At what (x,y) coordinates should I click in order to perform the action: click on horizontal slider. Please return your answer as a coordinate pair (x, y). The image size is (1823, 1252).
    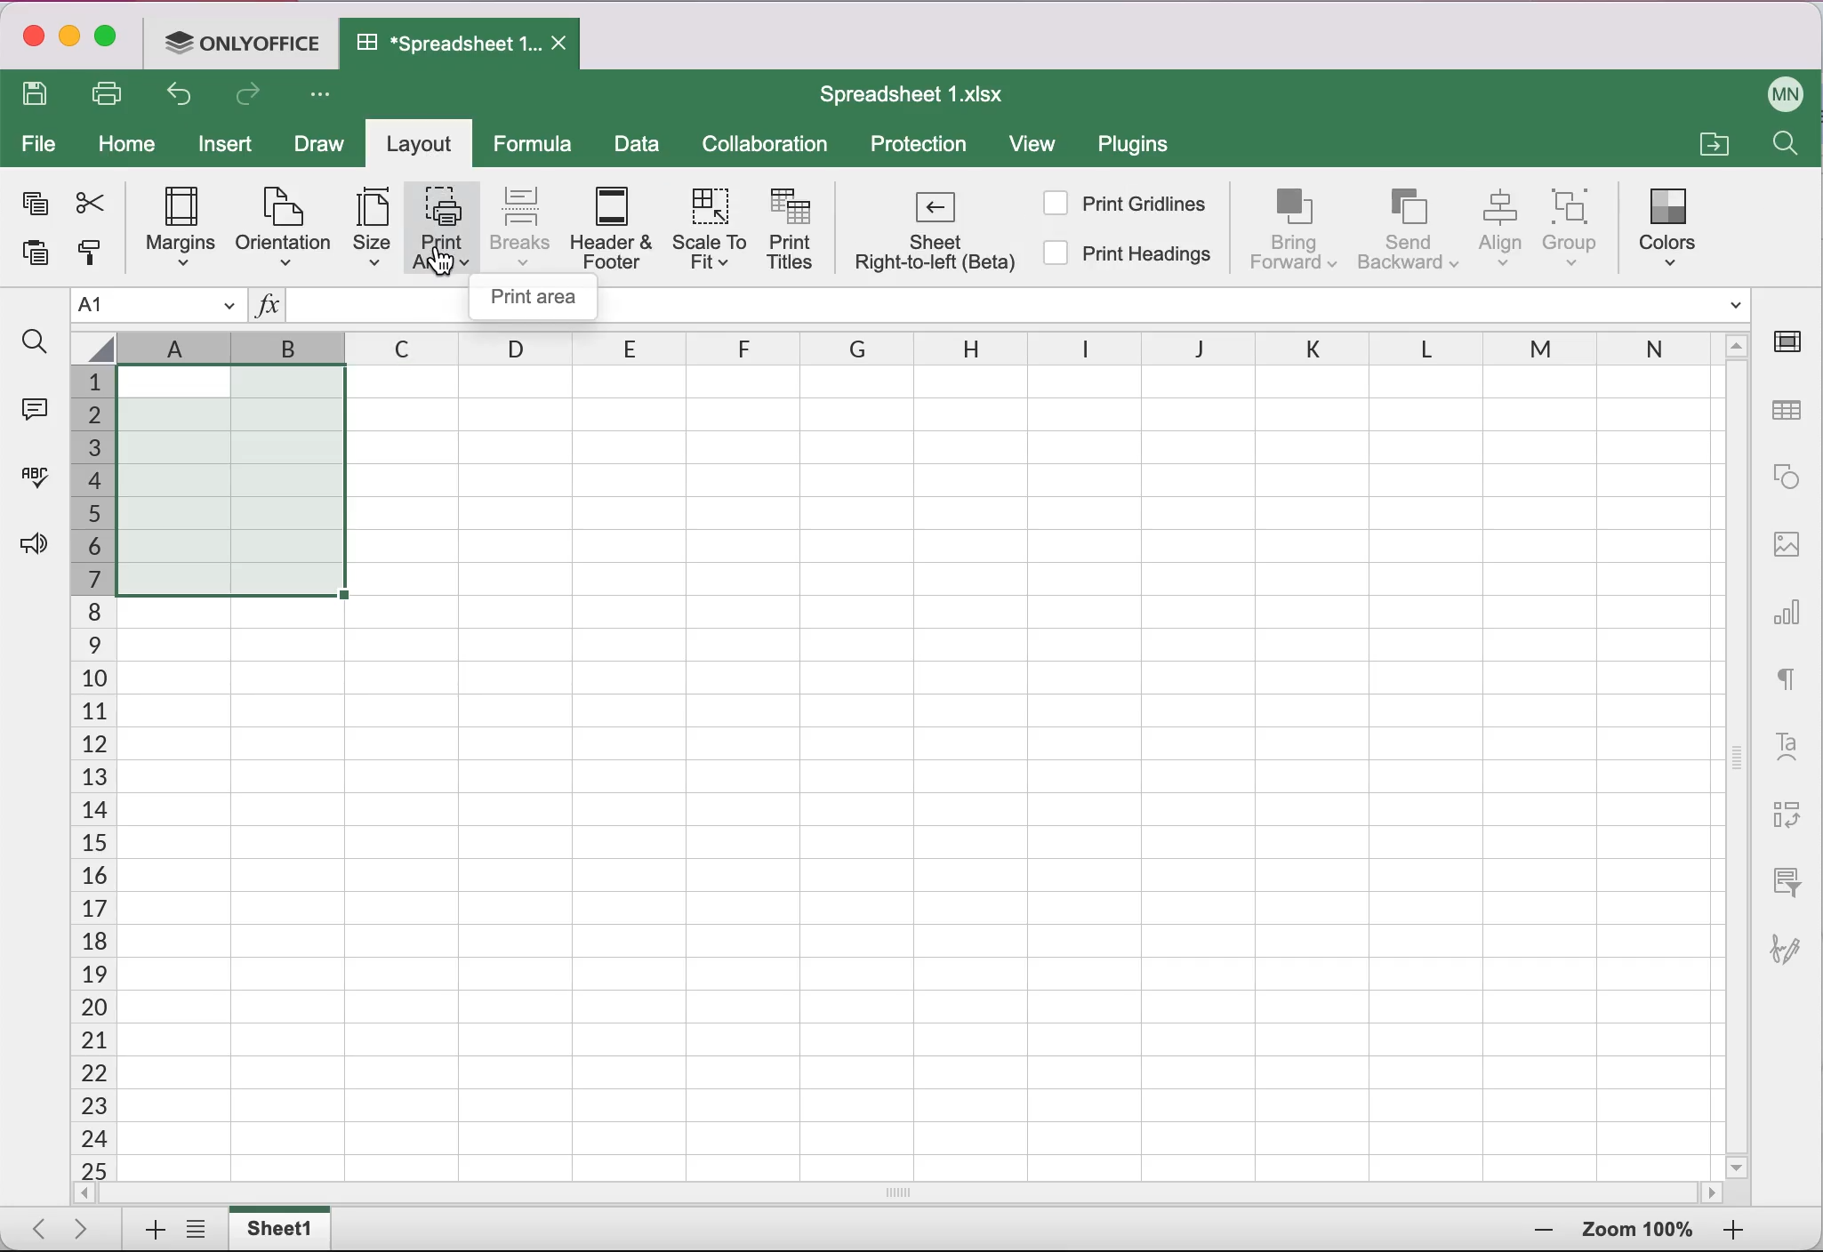
    Looking at the image, I should click on (920, 1192).